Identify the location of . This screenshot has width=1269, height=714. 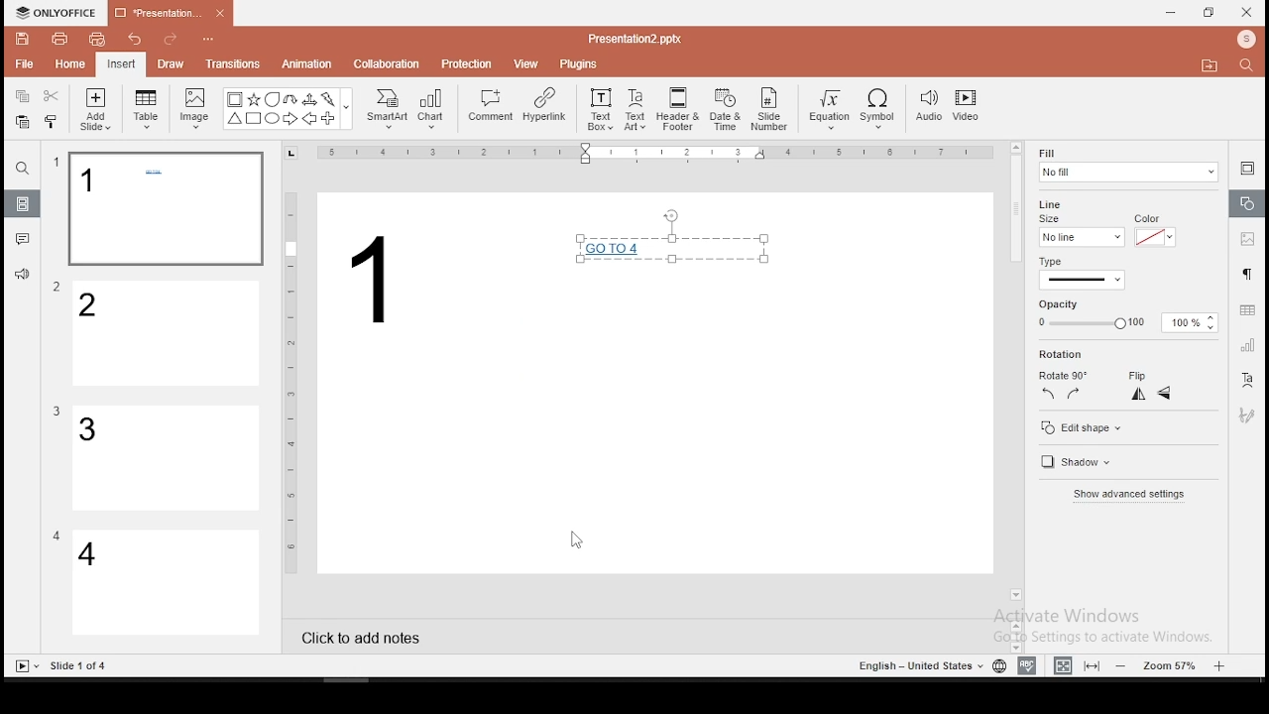
(57, 163).